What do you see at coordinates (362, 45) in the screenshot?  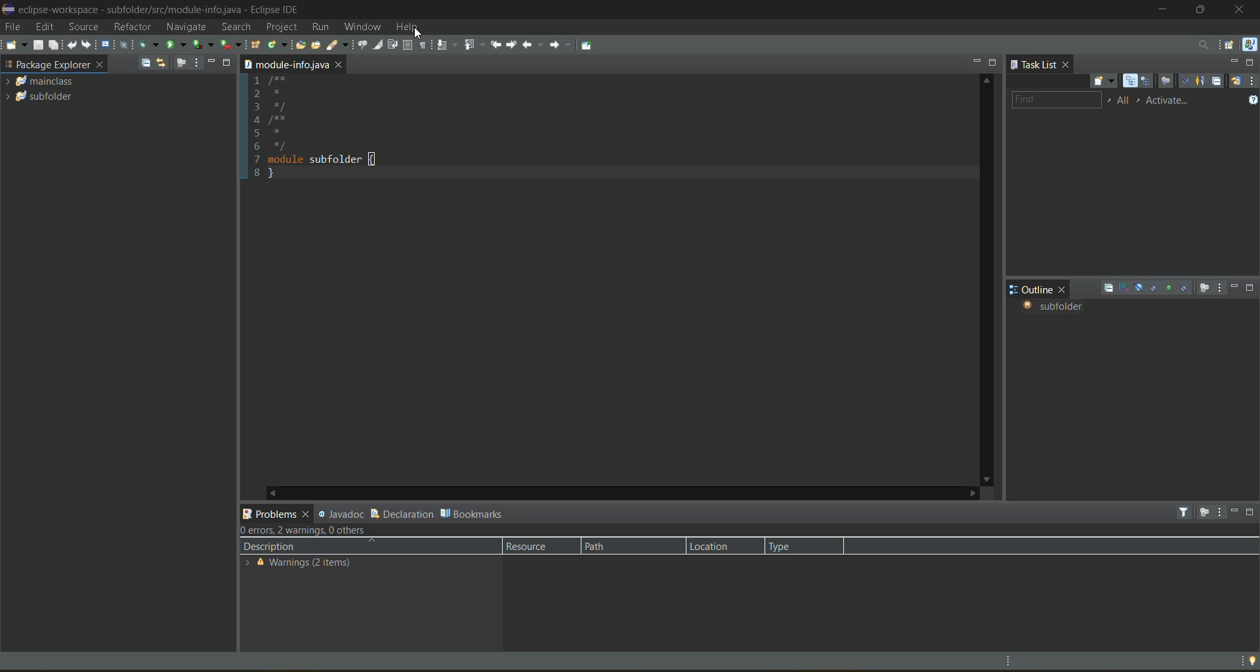 I see `toggle java editor breadcrumb` at bounding box center [362, 45].